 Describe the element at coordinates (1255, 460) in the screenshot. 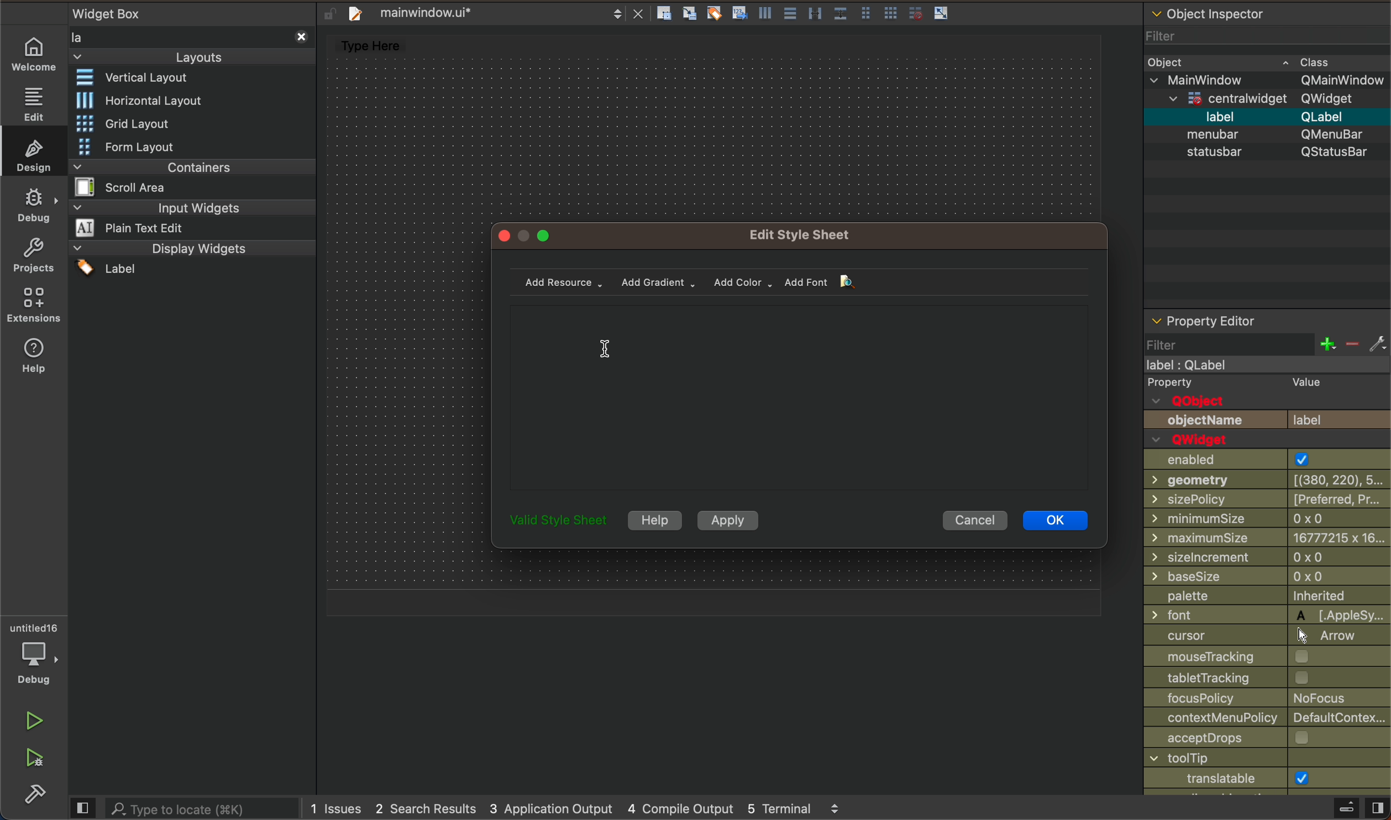

I see `enabled` at that location.